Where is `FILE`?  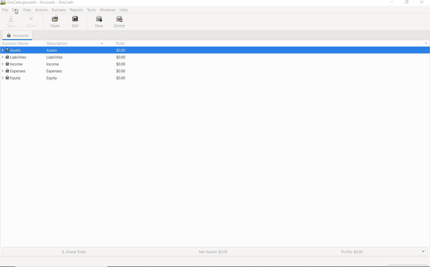 FILE is located at coordinates (4, 10).